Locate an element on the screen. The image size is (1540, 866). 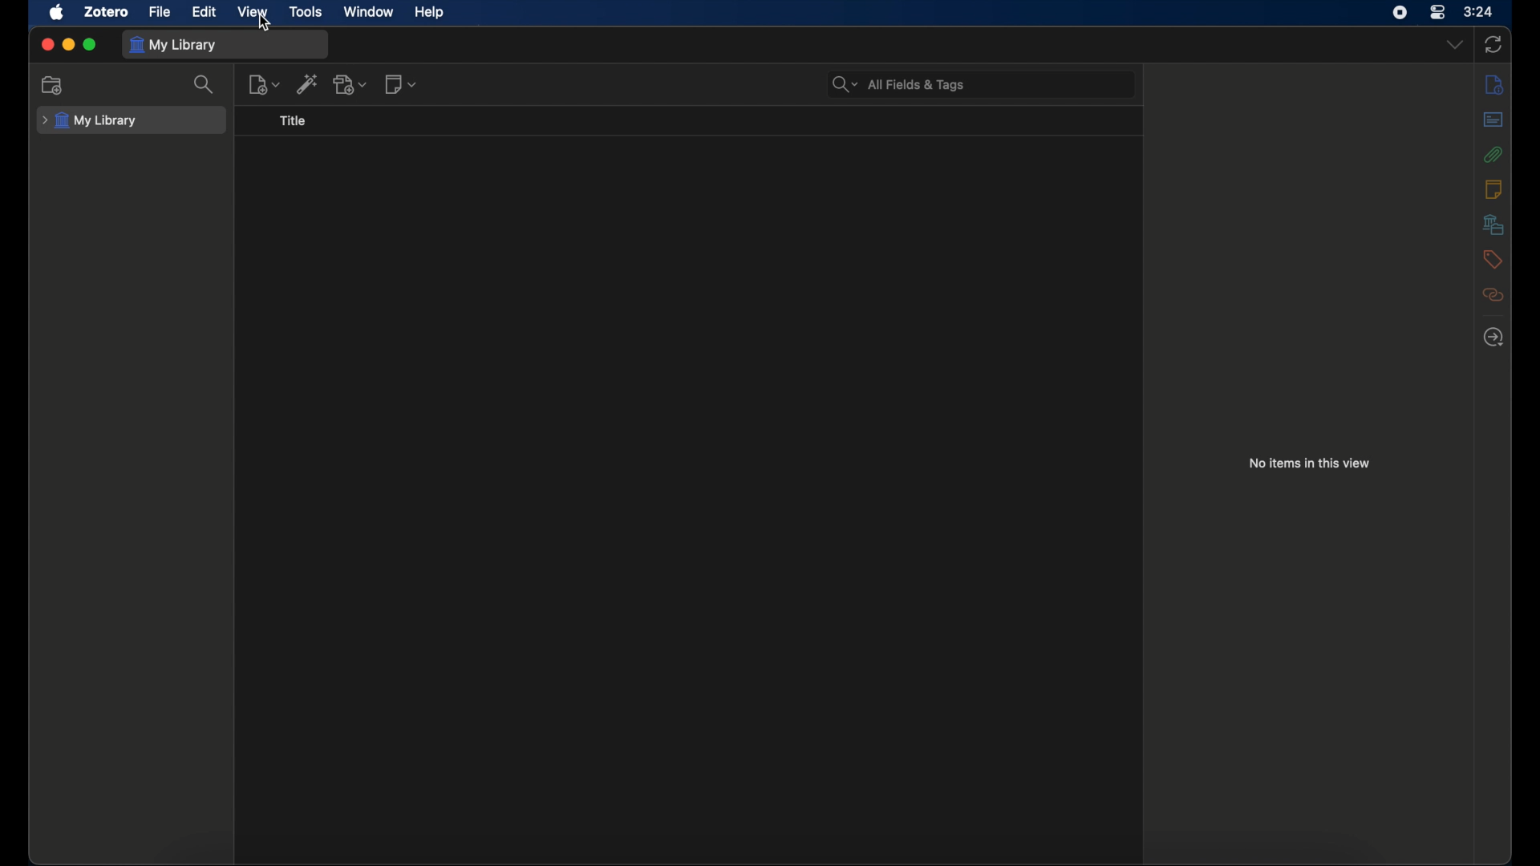
abstract is located at coordinates (1493, 119).